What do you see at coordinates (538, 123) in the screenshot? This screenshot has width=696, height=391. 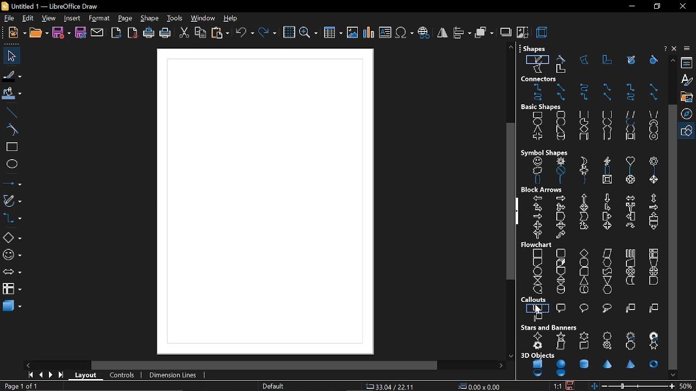 I see `ellipse` at bounding box center [538, 123].